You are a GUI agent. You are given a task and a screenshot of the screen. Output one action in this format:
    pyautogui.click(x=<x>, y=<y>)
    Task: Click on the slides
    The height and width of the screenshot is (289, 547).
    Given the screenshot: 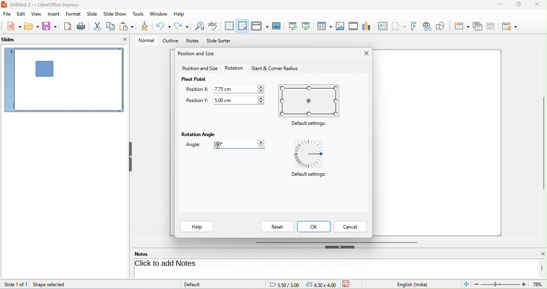 What is the action you would take?
    pyautogui.click(x=12, y=40)
    